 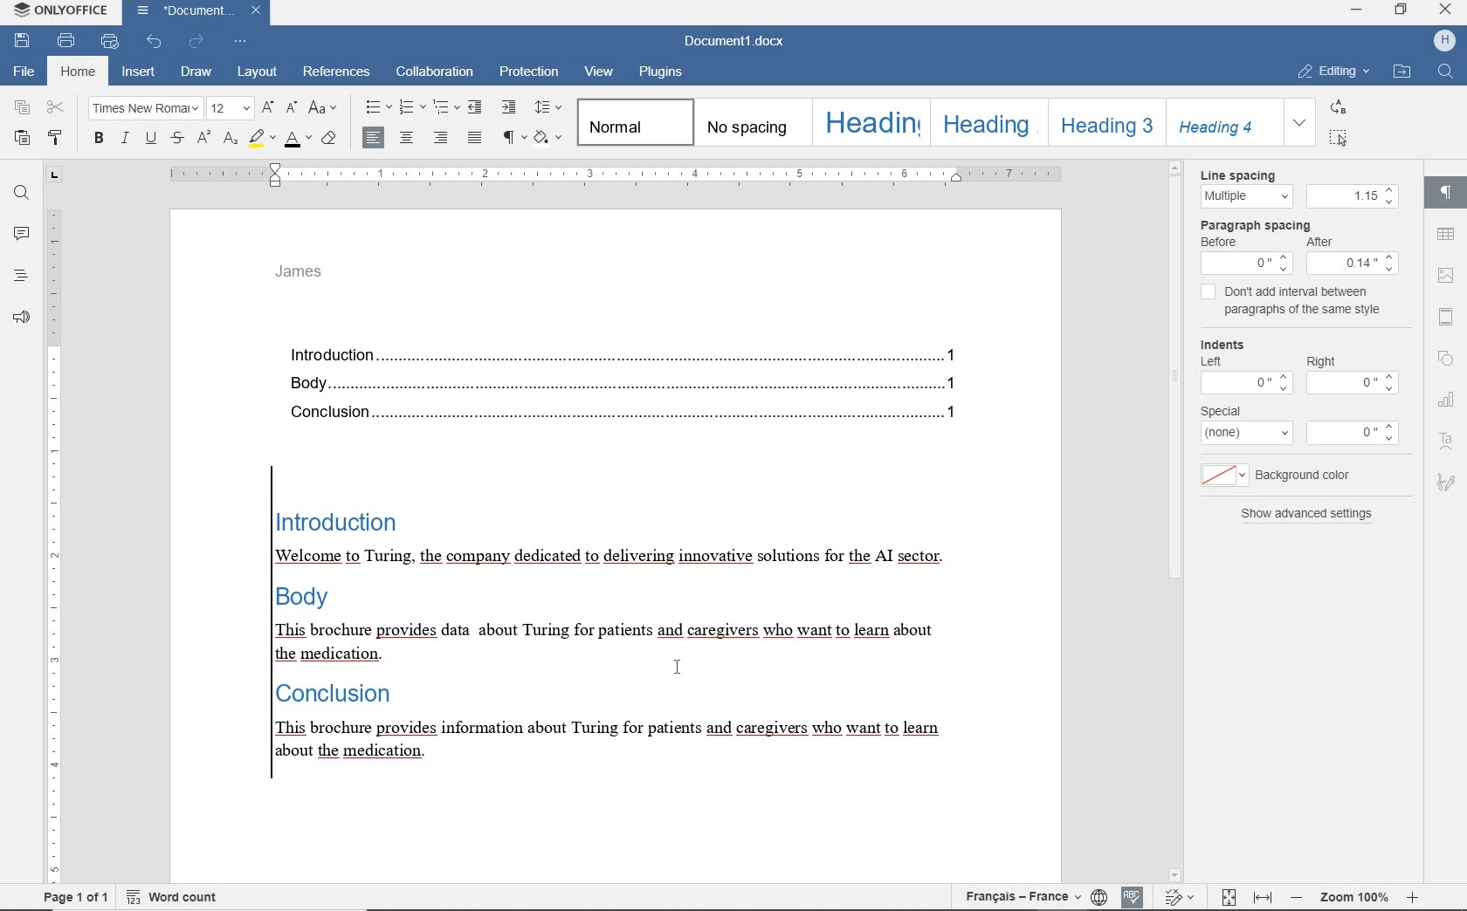 What do you see at coordinates (196, 41) in the screenshot?
I see `redo` at bounding box center [196, 41].